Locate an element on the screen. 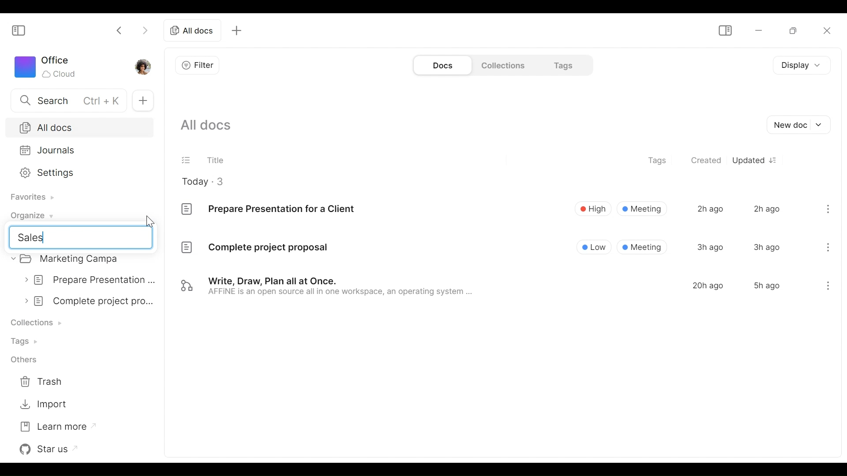 Image resolution: width=847 pixels, height=476 pixels. Restore is located at coordinates (789, 30).